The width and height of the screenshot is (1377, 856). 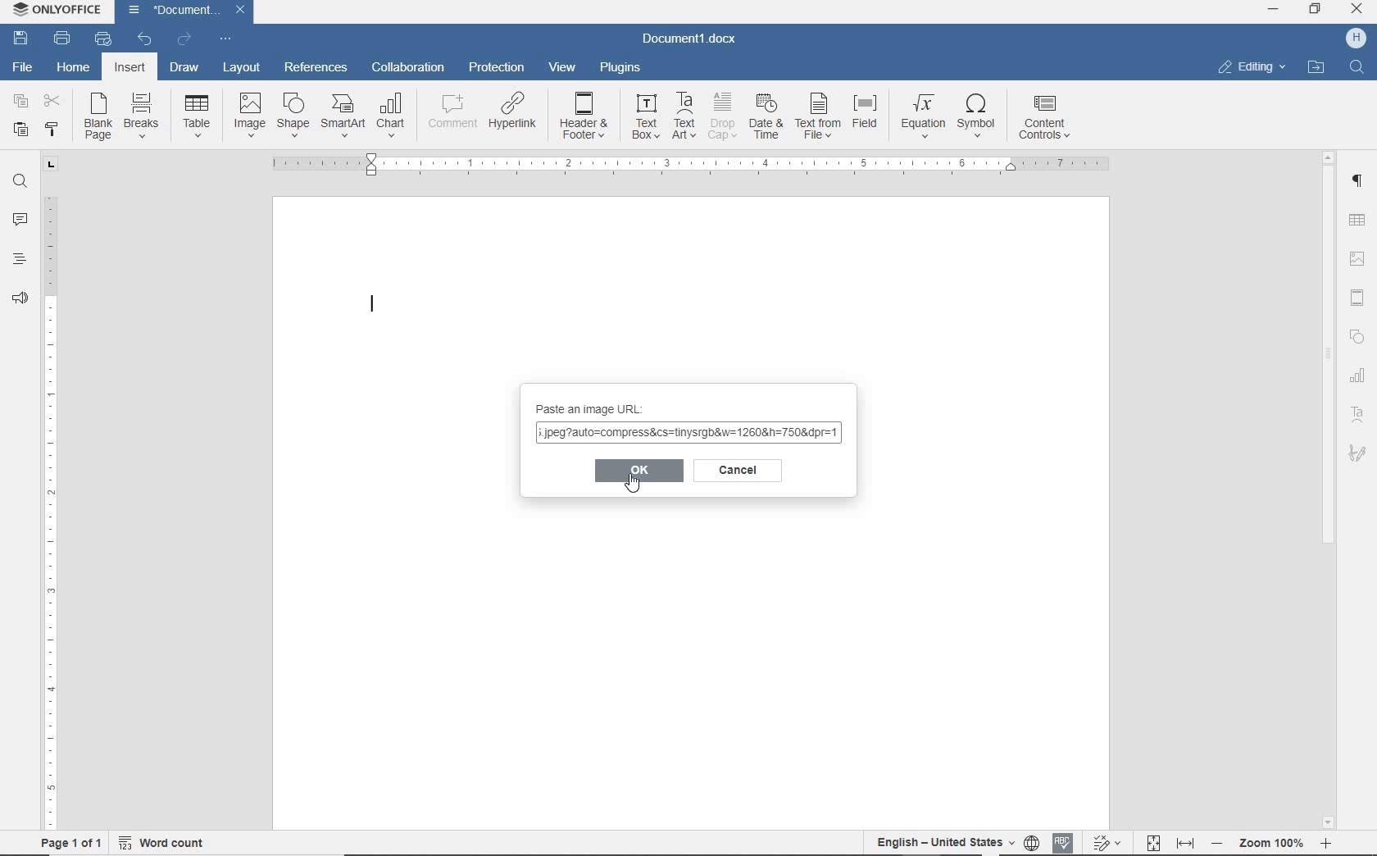 I want to click on English- United States(text language), so click(x=944, y=844).